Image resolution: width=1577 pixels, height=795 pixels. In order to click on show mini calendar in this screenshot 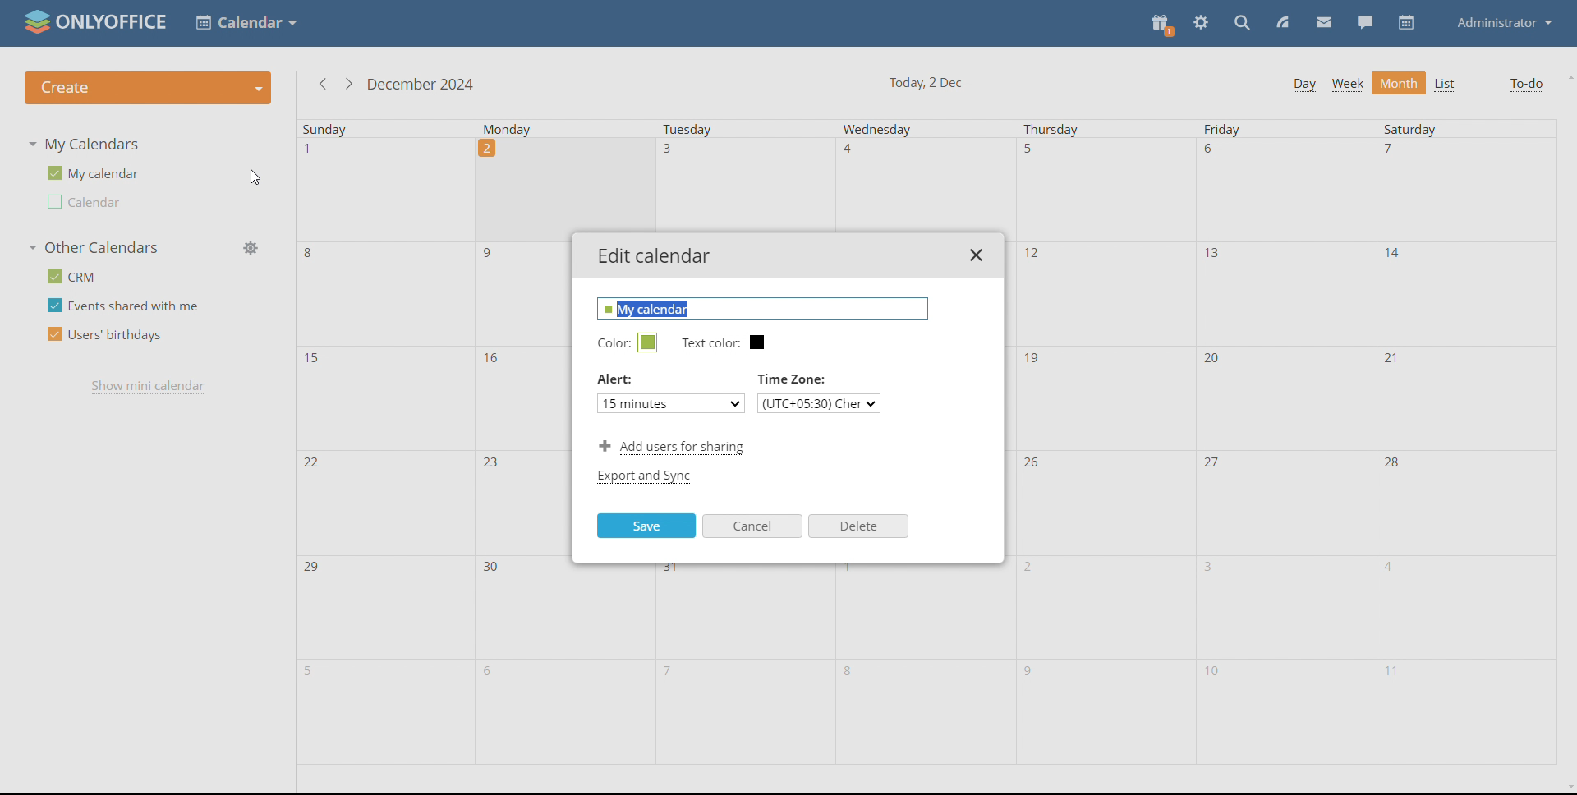, I will do `click(149, 388)`.